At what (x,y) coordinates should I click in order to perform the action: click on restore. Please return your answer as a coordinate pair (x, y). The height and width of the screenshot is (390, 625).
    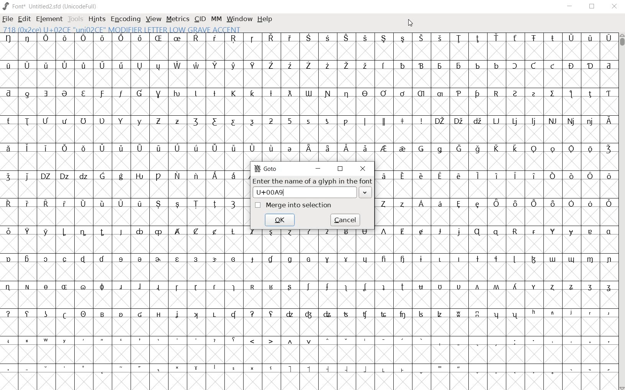
    Looking at the image, I should click on (593, 7).